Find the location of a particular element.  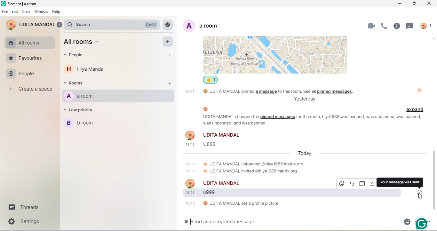

Edit is located at coordinates (373, 184).